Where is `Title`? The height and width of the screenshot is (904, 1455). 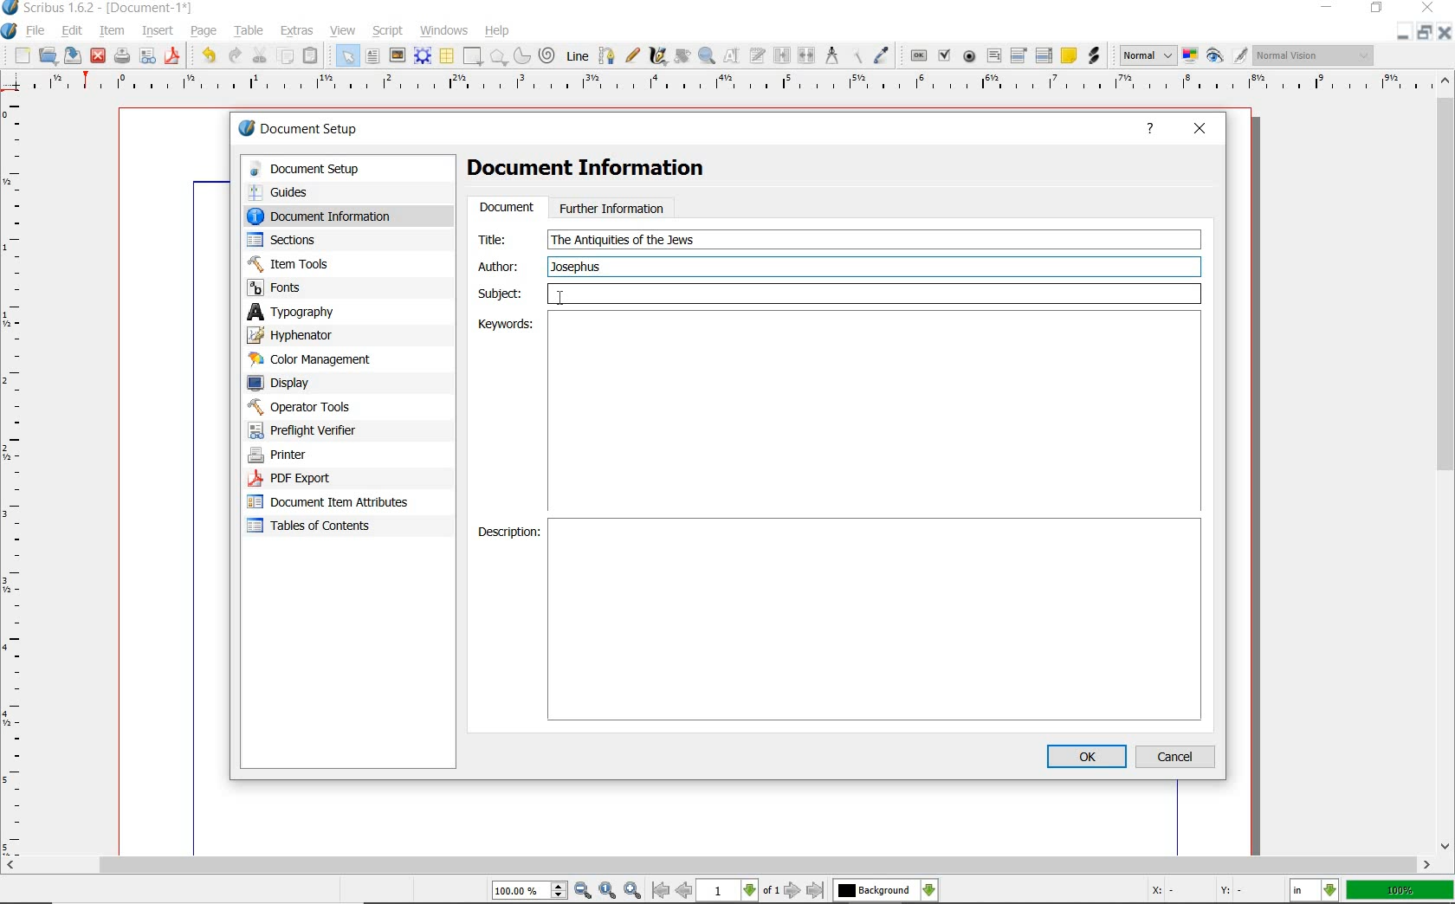
Title is located at coordinates (503, 239).